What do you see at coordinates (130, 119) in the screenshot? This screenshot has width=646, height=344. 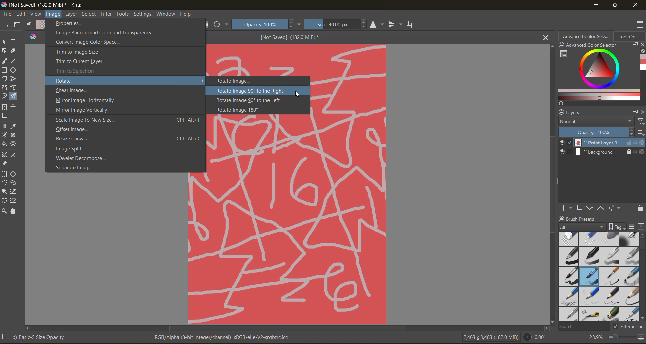 I see `scale image to new size` at bounding box center [130, 119].